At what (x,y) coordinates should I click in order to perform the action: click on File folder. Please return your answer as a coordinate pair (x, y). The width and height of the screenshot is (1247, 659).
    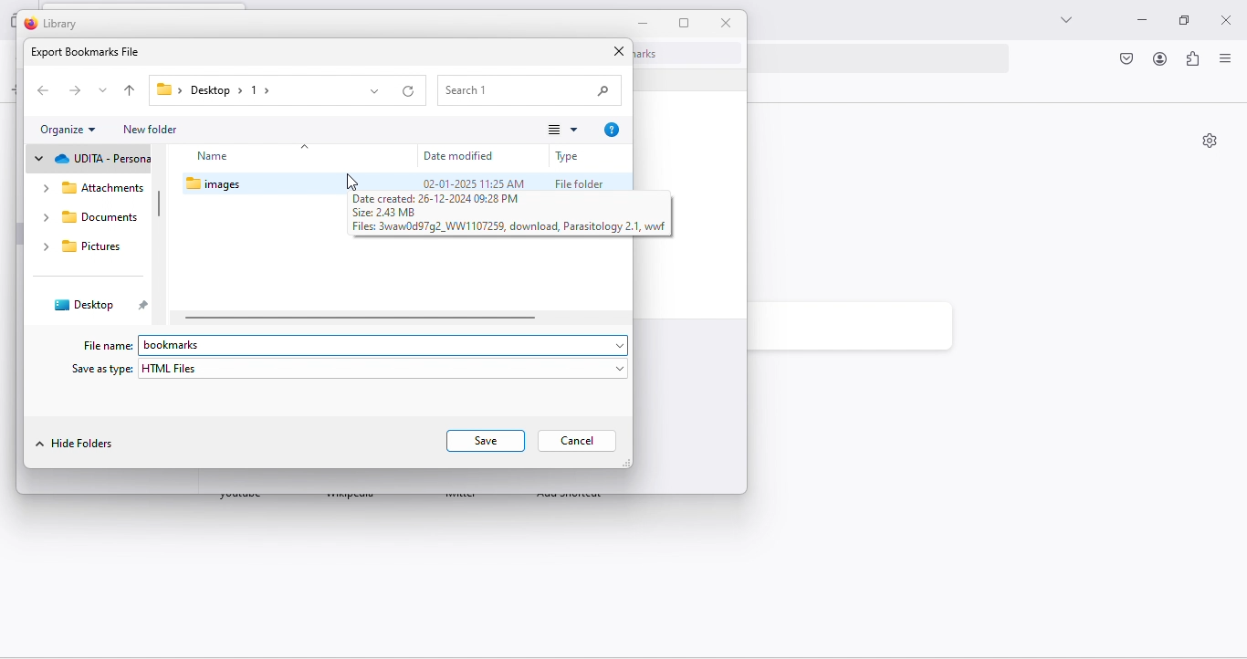
    Looking at the image, I should click on (580, 183).